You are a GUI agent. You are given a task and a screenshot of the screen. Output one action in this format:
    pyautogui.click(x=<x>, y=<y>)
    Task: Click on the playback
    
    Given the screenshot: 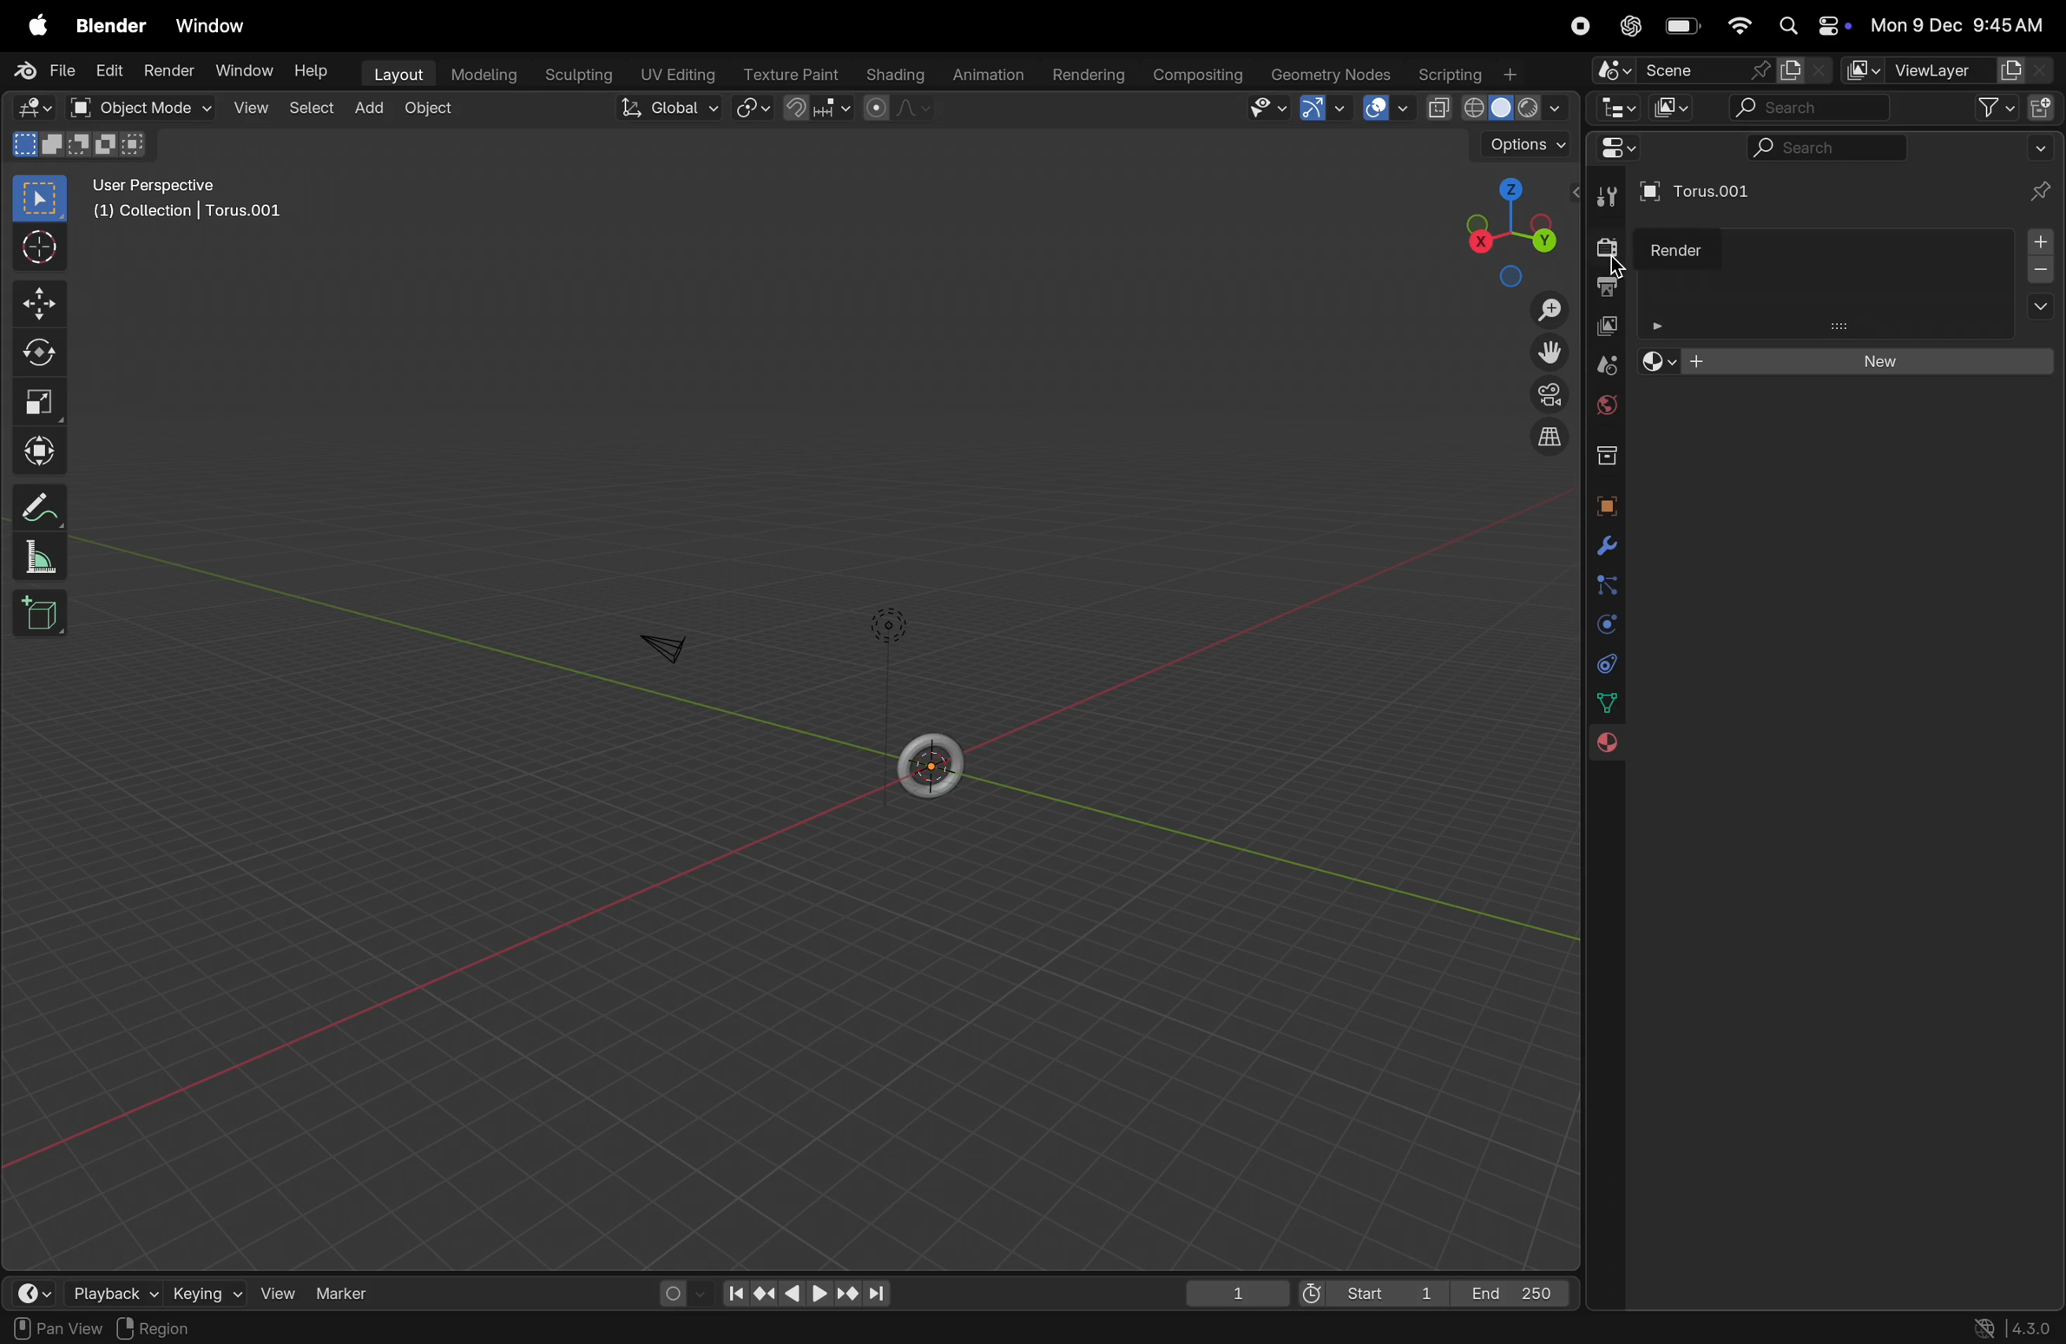 What is the action you would take?
    pyautogui.click(x=109, y=1295)
    